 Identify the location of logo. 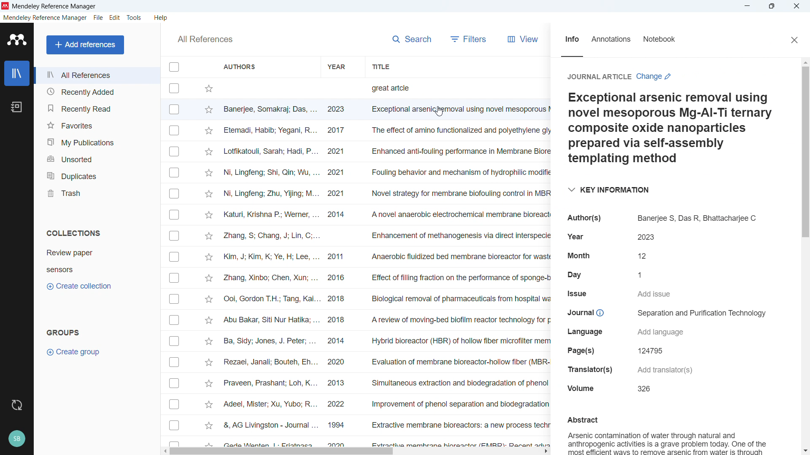
(18, 40).